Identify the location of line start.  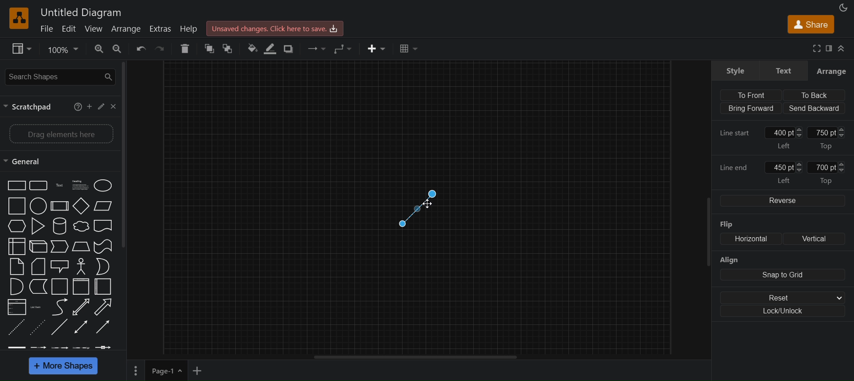
(738, 133).